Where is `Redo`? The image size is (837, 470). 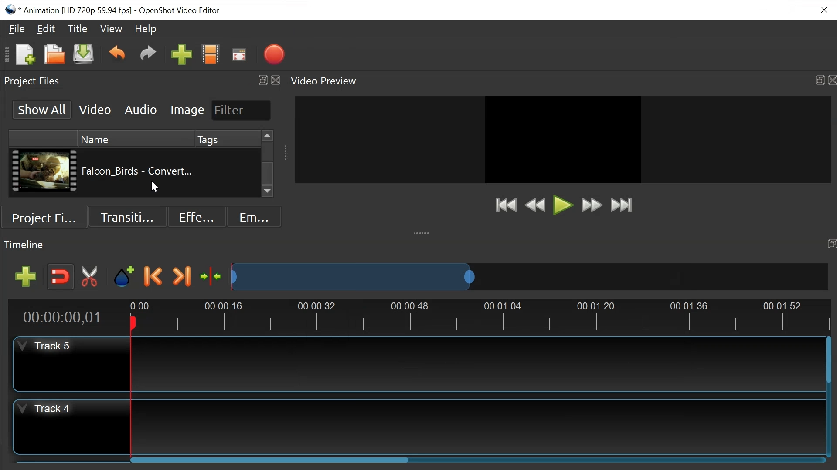 Redo is located at coordinates (148, 56).